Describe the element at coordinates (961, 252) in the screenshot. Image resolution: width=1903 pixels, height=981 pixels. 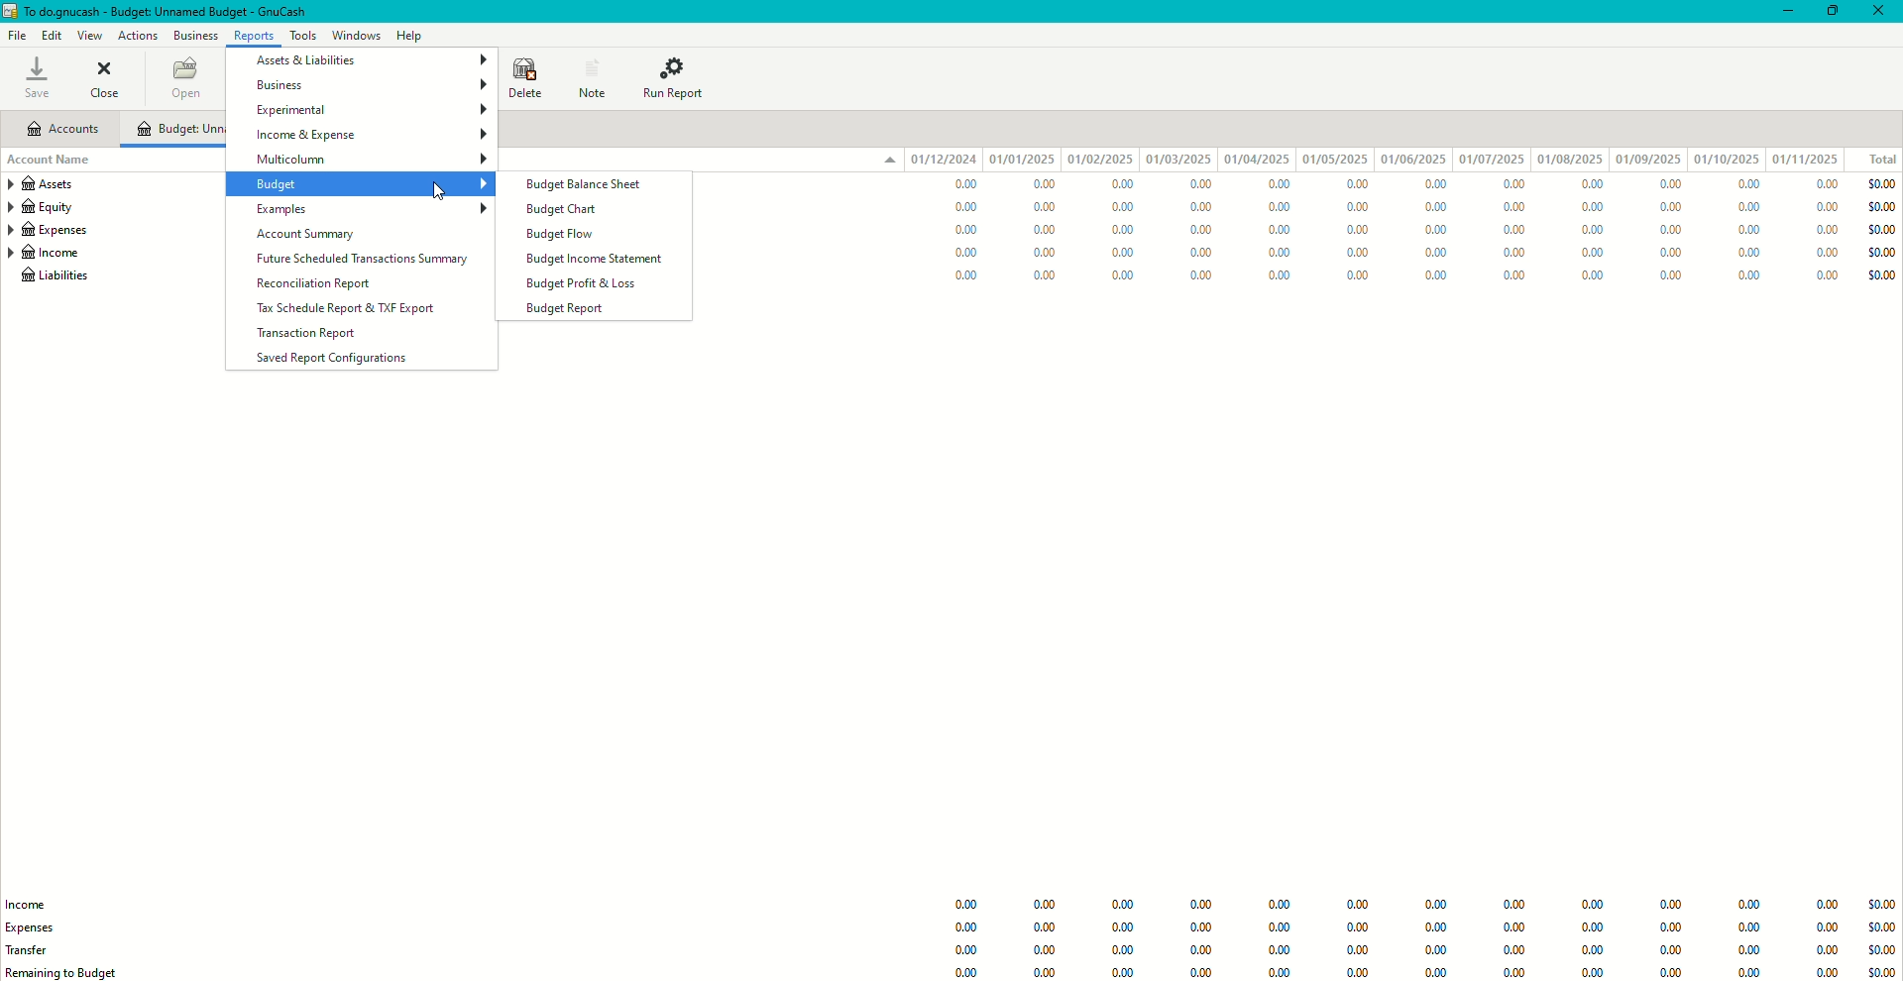
I see `0.00` at that location.